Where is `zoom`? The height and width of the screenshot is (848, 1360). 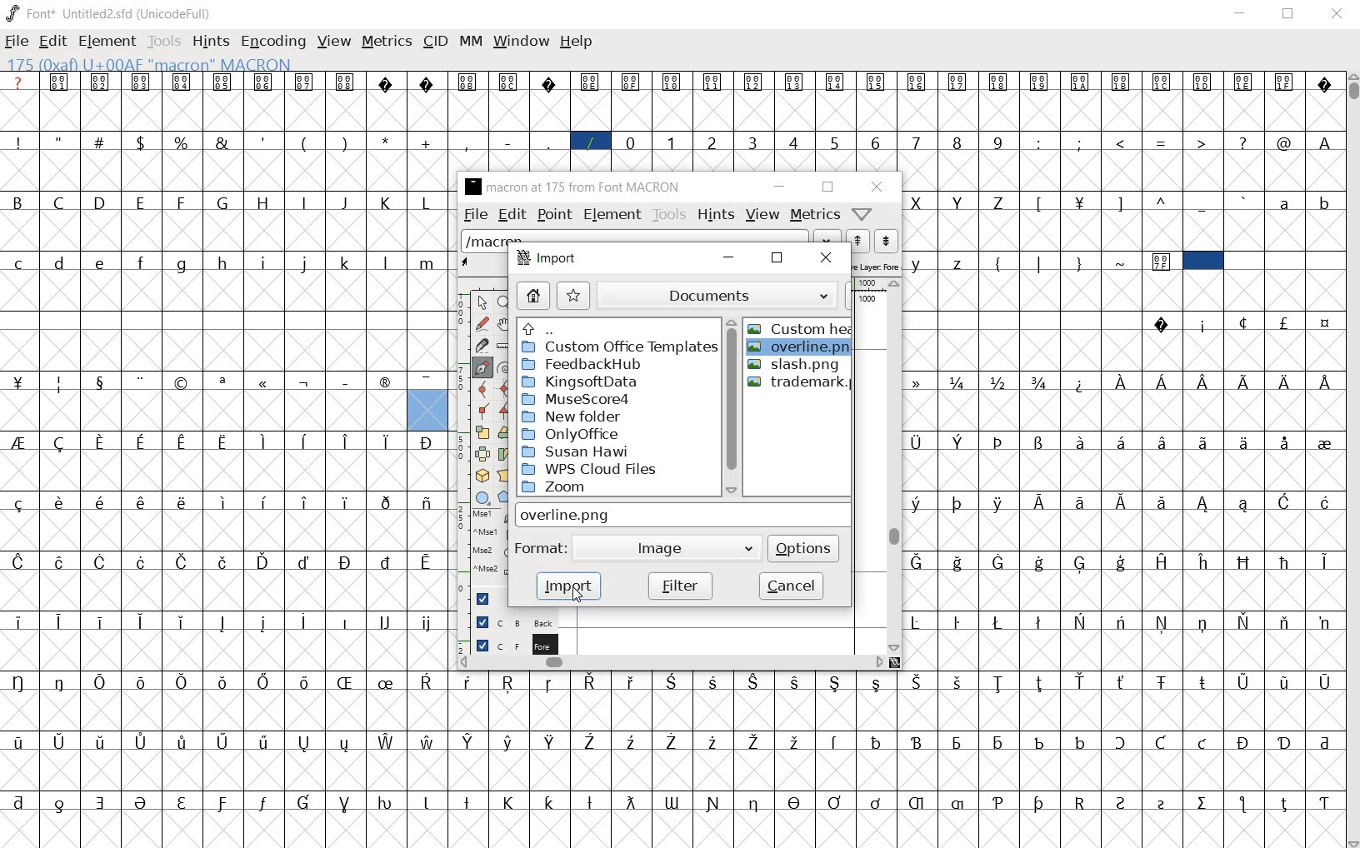
zoom is located at coordinates (504, 302).